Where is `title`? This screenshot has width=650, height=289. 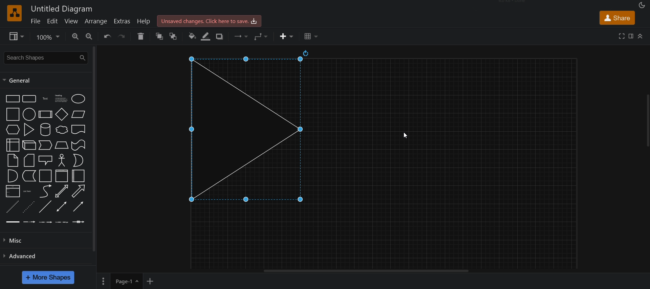
title is located at coordinates (61, 9).